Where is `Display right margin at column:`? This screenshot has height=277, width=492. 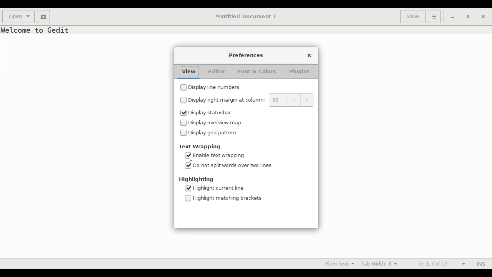
Display right margin at column: is located at coordinates (227, 101).